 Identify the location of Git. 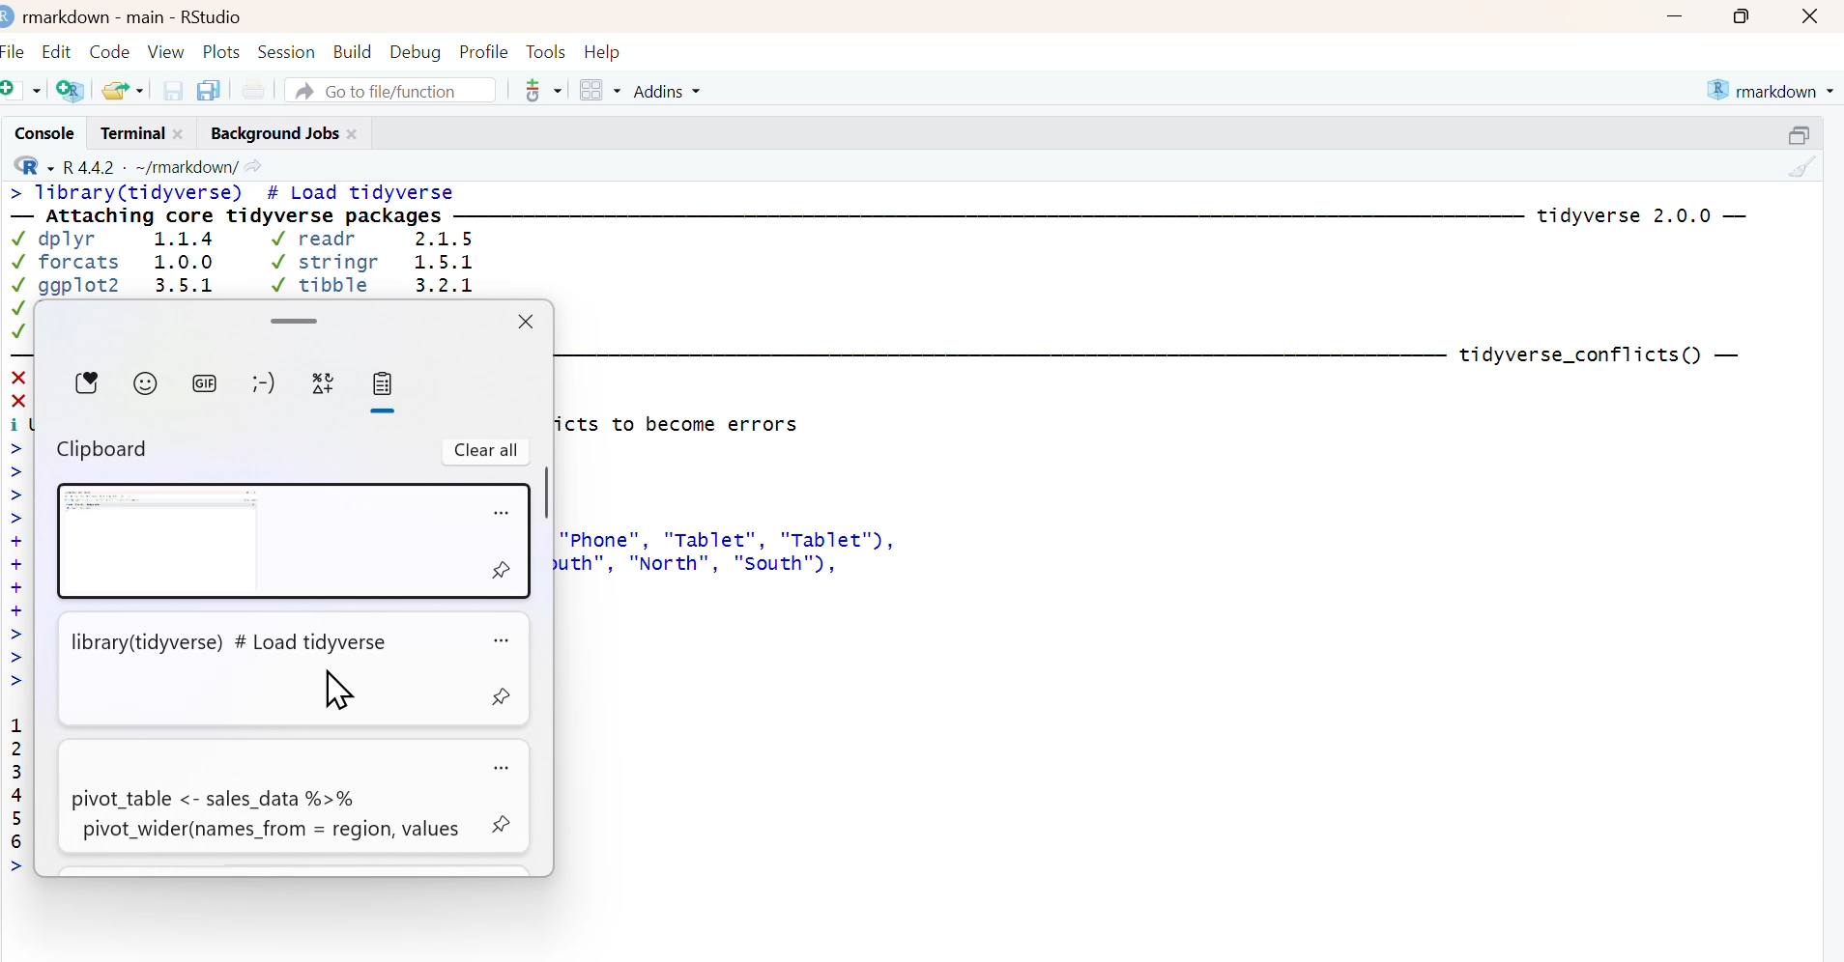
(541, 92).